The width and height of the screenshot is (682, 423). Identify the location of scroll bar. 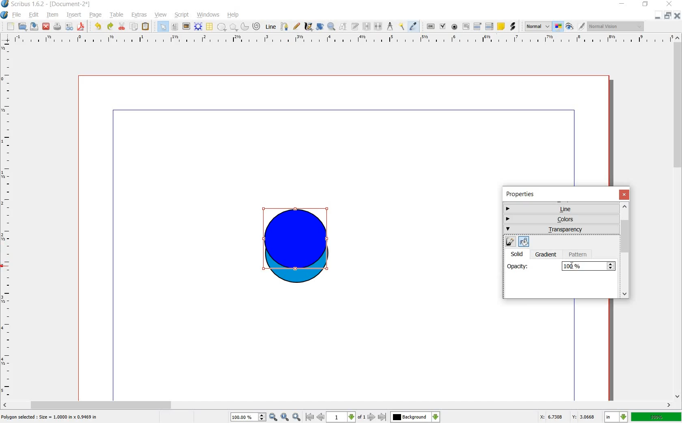
(337, 404).